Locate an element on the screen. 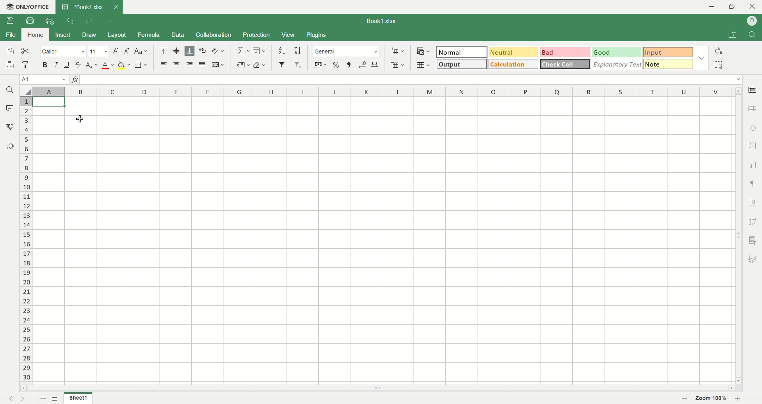  cut is located at coordinates (25, 51).